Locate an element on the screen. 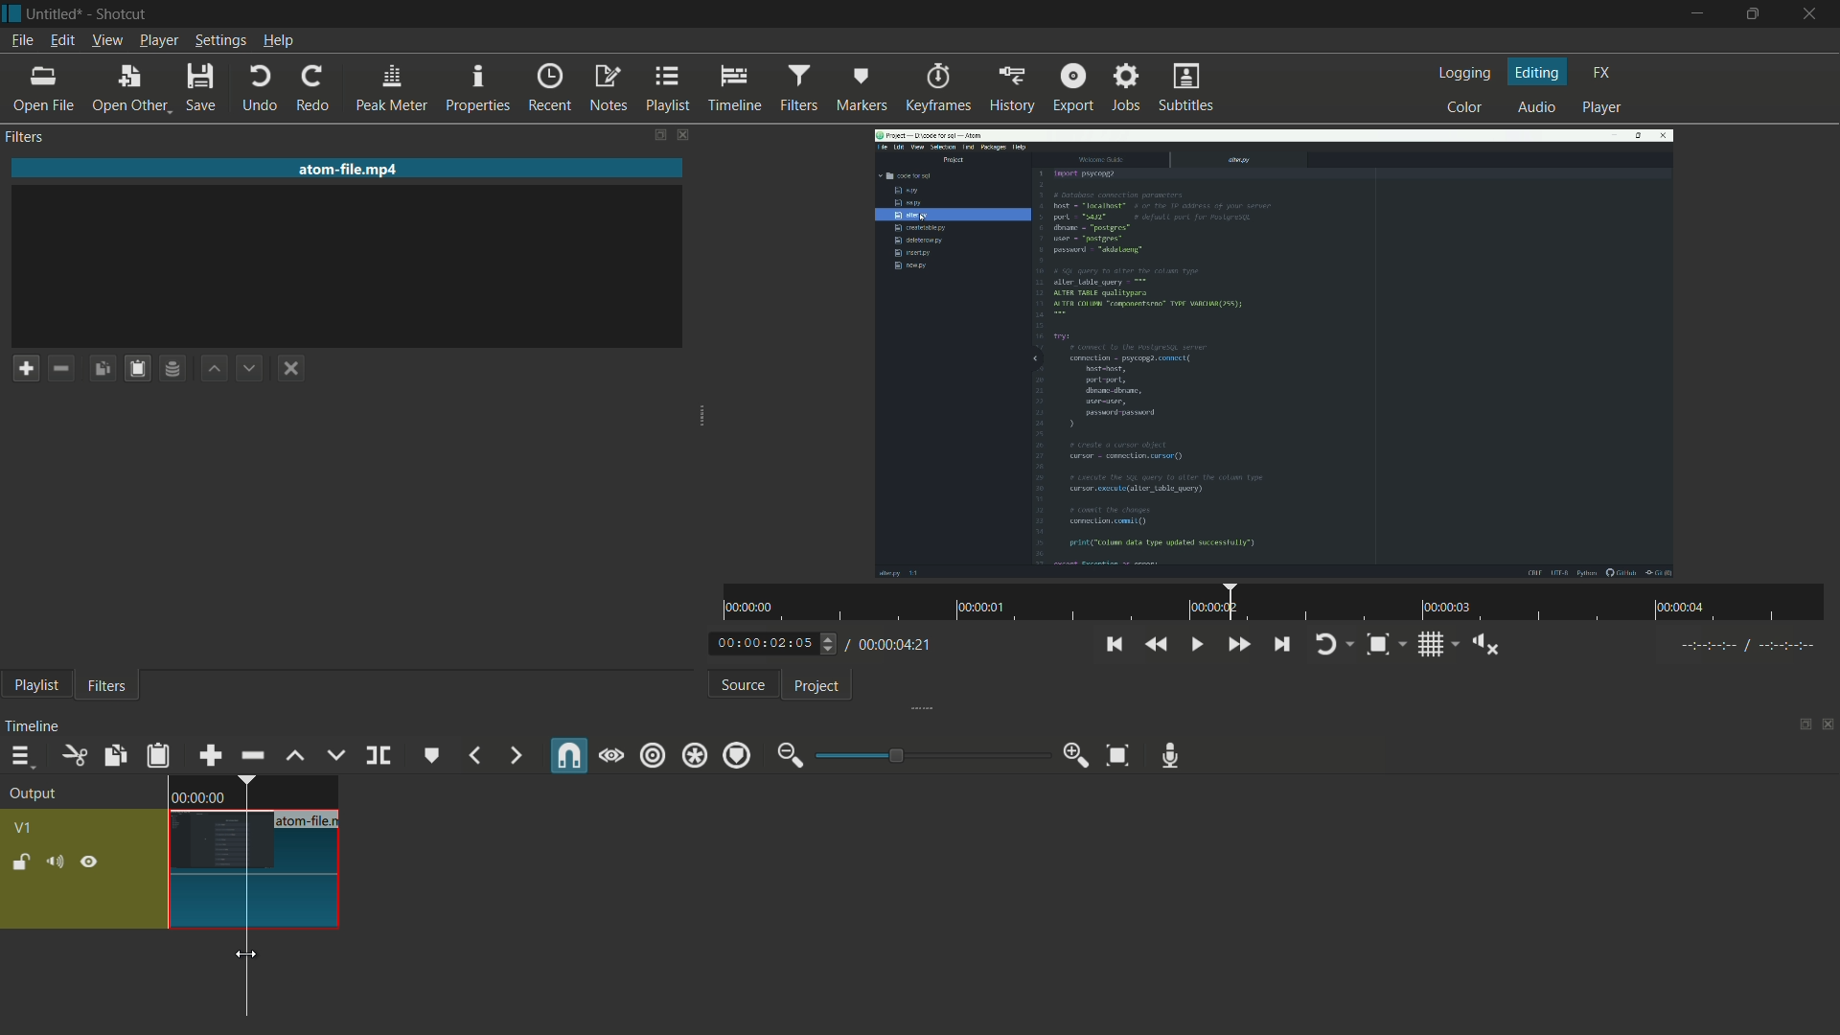  imported file name is located at coordinates (350, 169).